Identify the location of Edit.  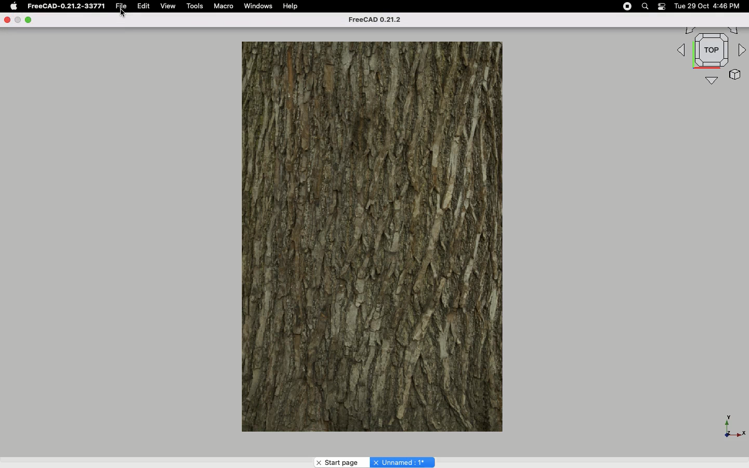
(145, 6).